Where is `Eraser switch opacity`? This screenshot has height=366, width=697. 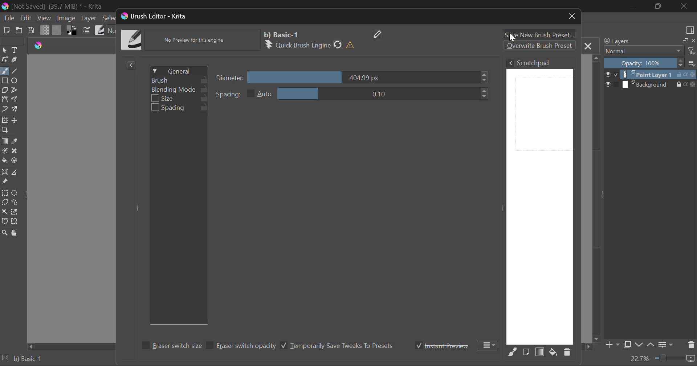
Eraser switch opacity is located at coordinates (242, 346).